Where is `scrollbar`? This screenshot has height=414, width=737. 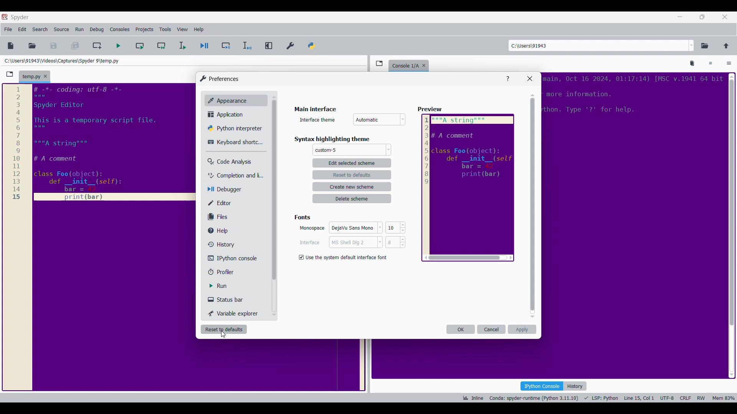
scrollbar is located at coordinates (733, 225).